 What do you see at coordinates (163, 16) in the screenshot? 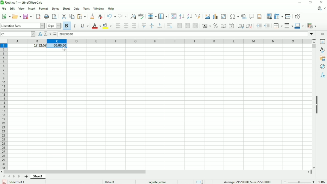
I see `Columns` at bounding box center [163, 16].